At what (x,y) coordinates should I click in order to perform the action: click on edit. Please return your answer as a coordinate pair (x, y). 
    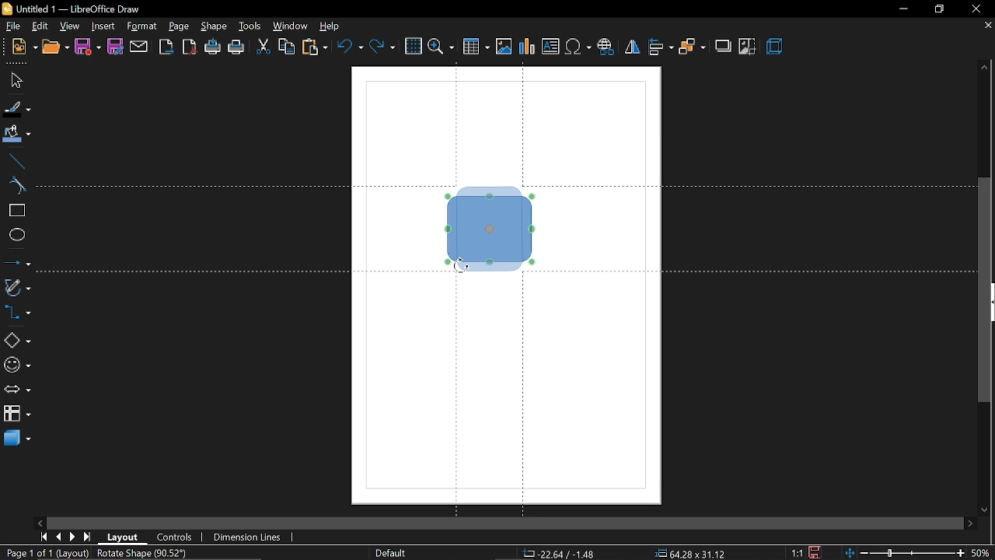
    Looking at the image, I should click on (40, 26).